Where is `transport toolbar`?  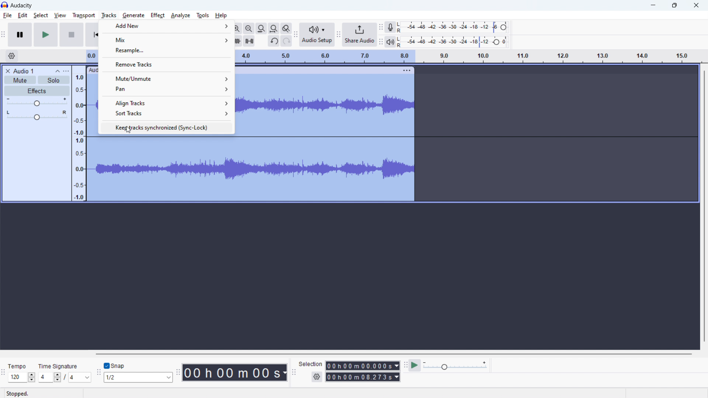
transport toolbar is located at coordinates (3, 35).